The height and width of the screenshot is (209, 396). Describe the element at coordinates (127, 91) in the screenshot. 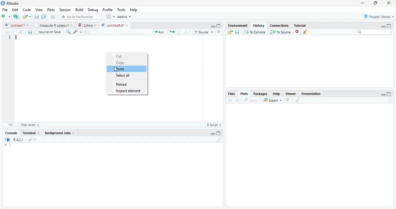

I see `Inspect element` at that location.